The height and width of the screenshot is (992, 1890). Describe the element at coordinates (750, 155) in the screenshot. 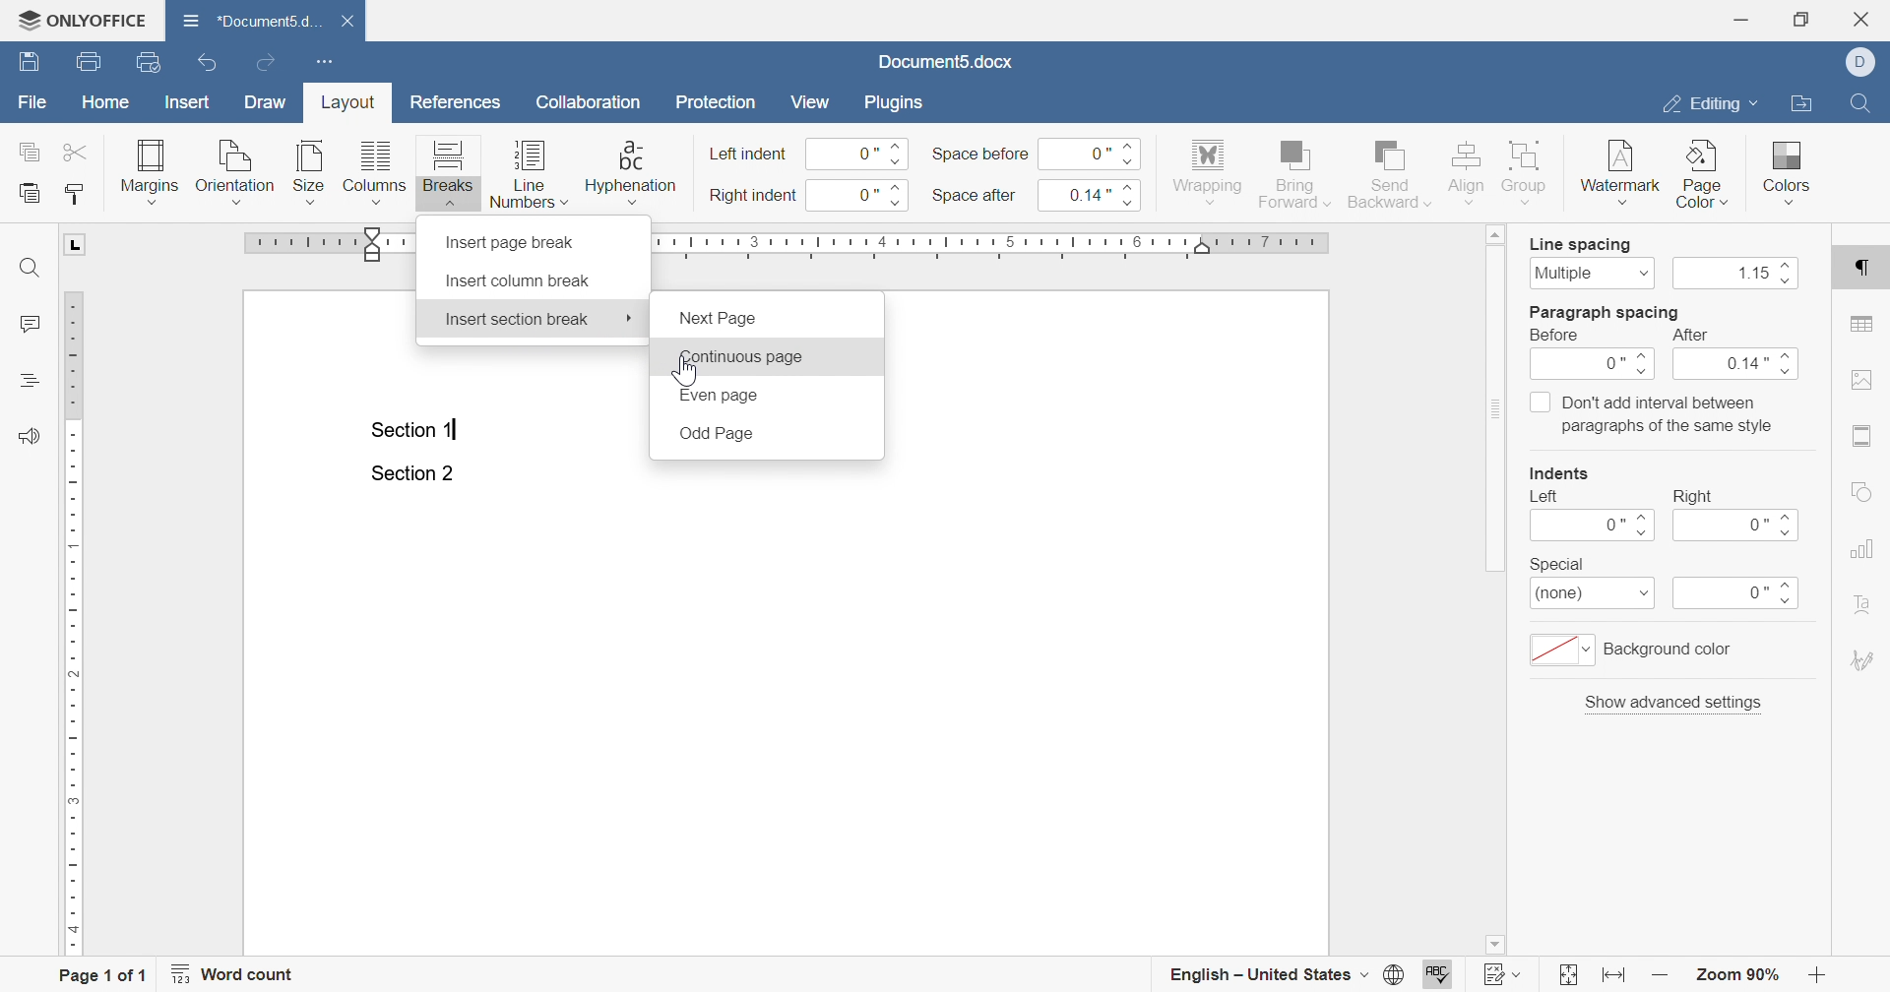

I see `left indent` at that location.